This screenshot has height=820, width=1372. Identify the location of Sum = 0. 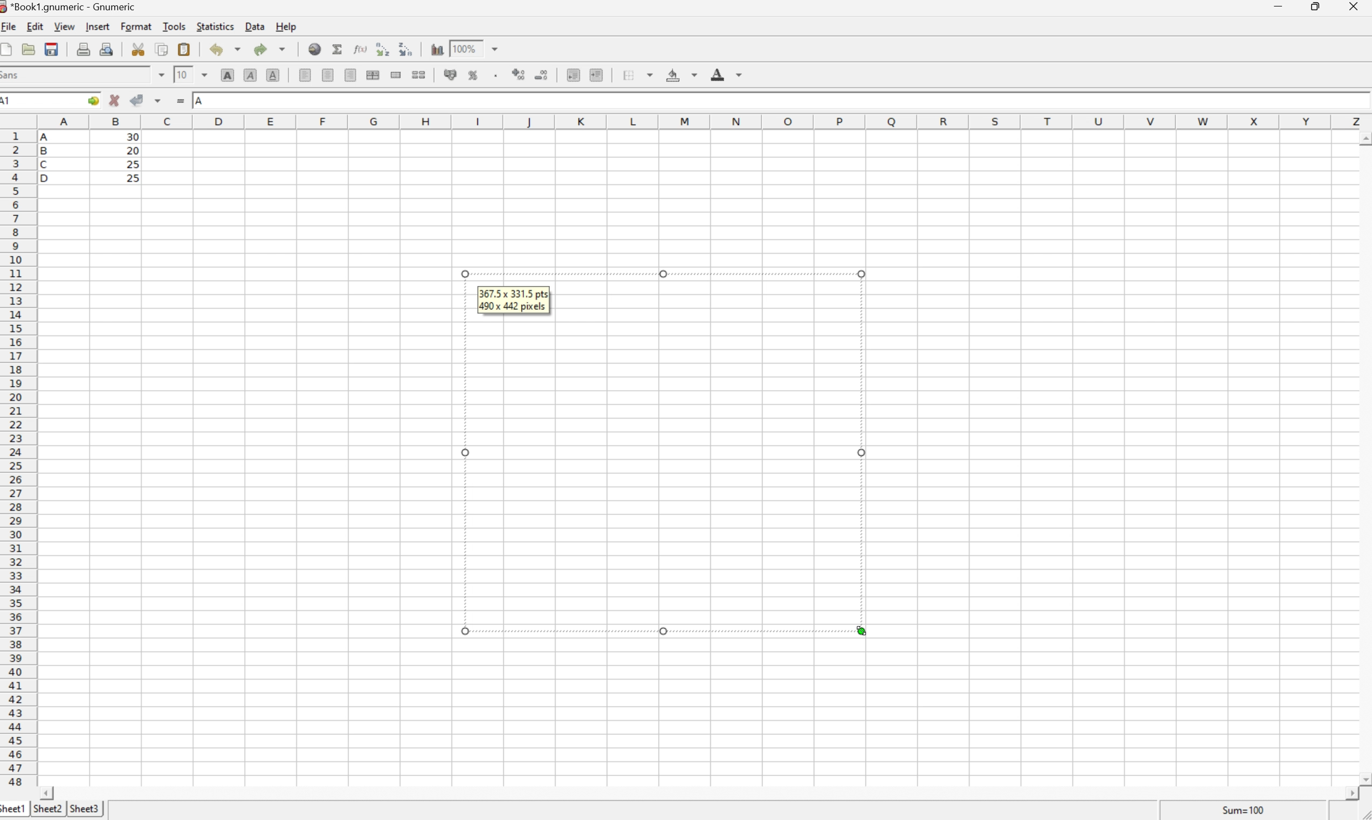
(1241, 810).